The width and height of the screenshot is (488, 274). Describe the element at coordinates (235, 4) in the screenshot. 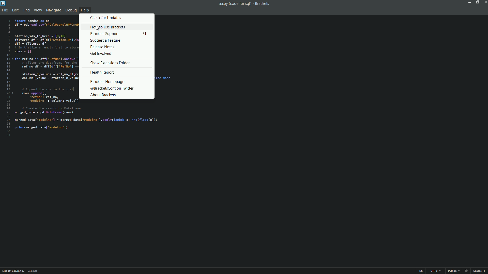

I see `file name` at that location.